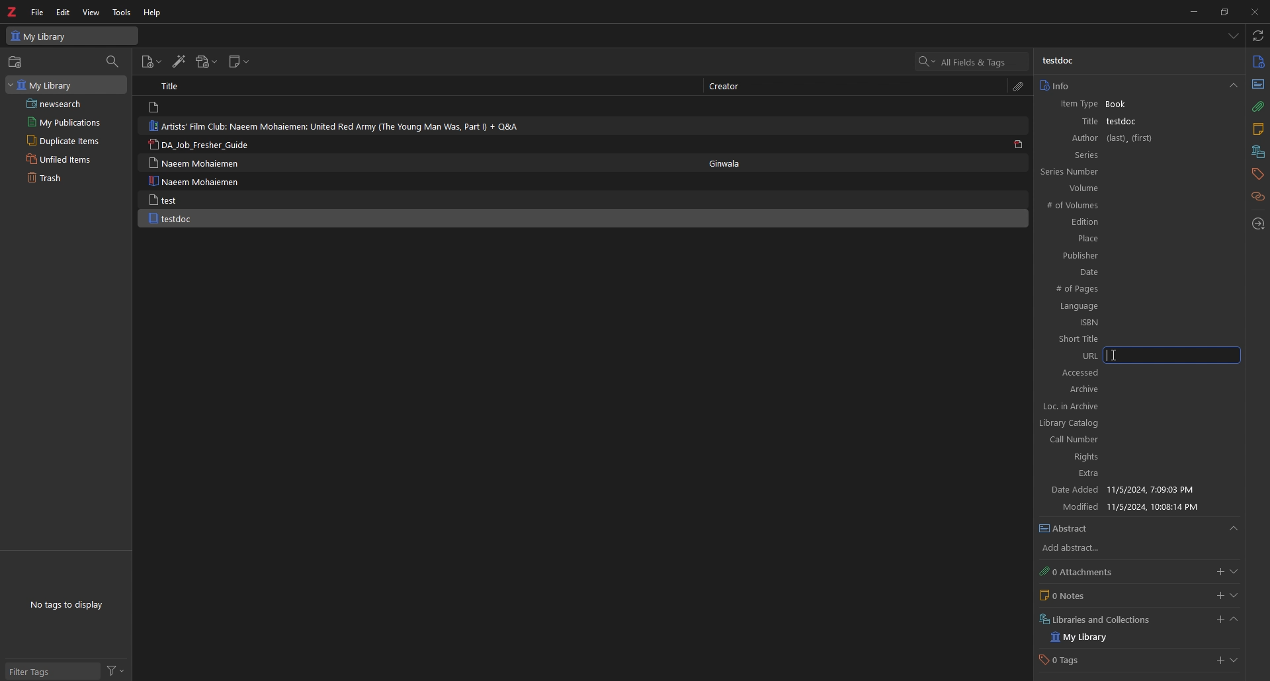  What do you see at coordinates (1065, 62) in the screenshot?
I see `testdoc` at bounding box center [1065, 62].